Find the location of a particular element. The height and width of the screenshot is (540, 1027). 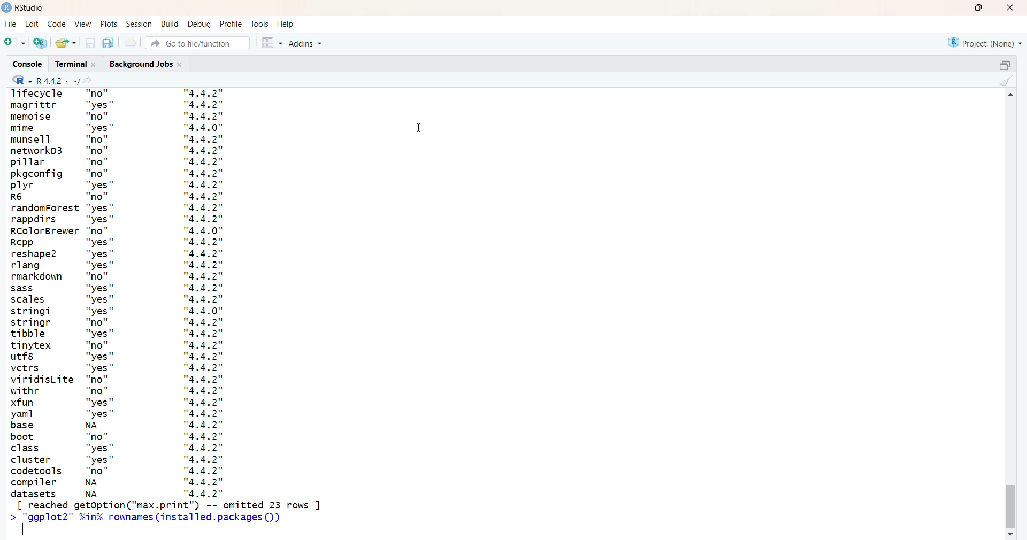

debug is located at coordinates (200, 24).